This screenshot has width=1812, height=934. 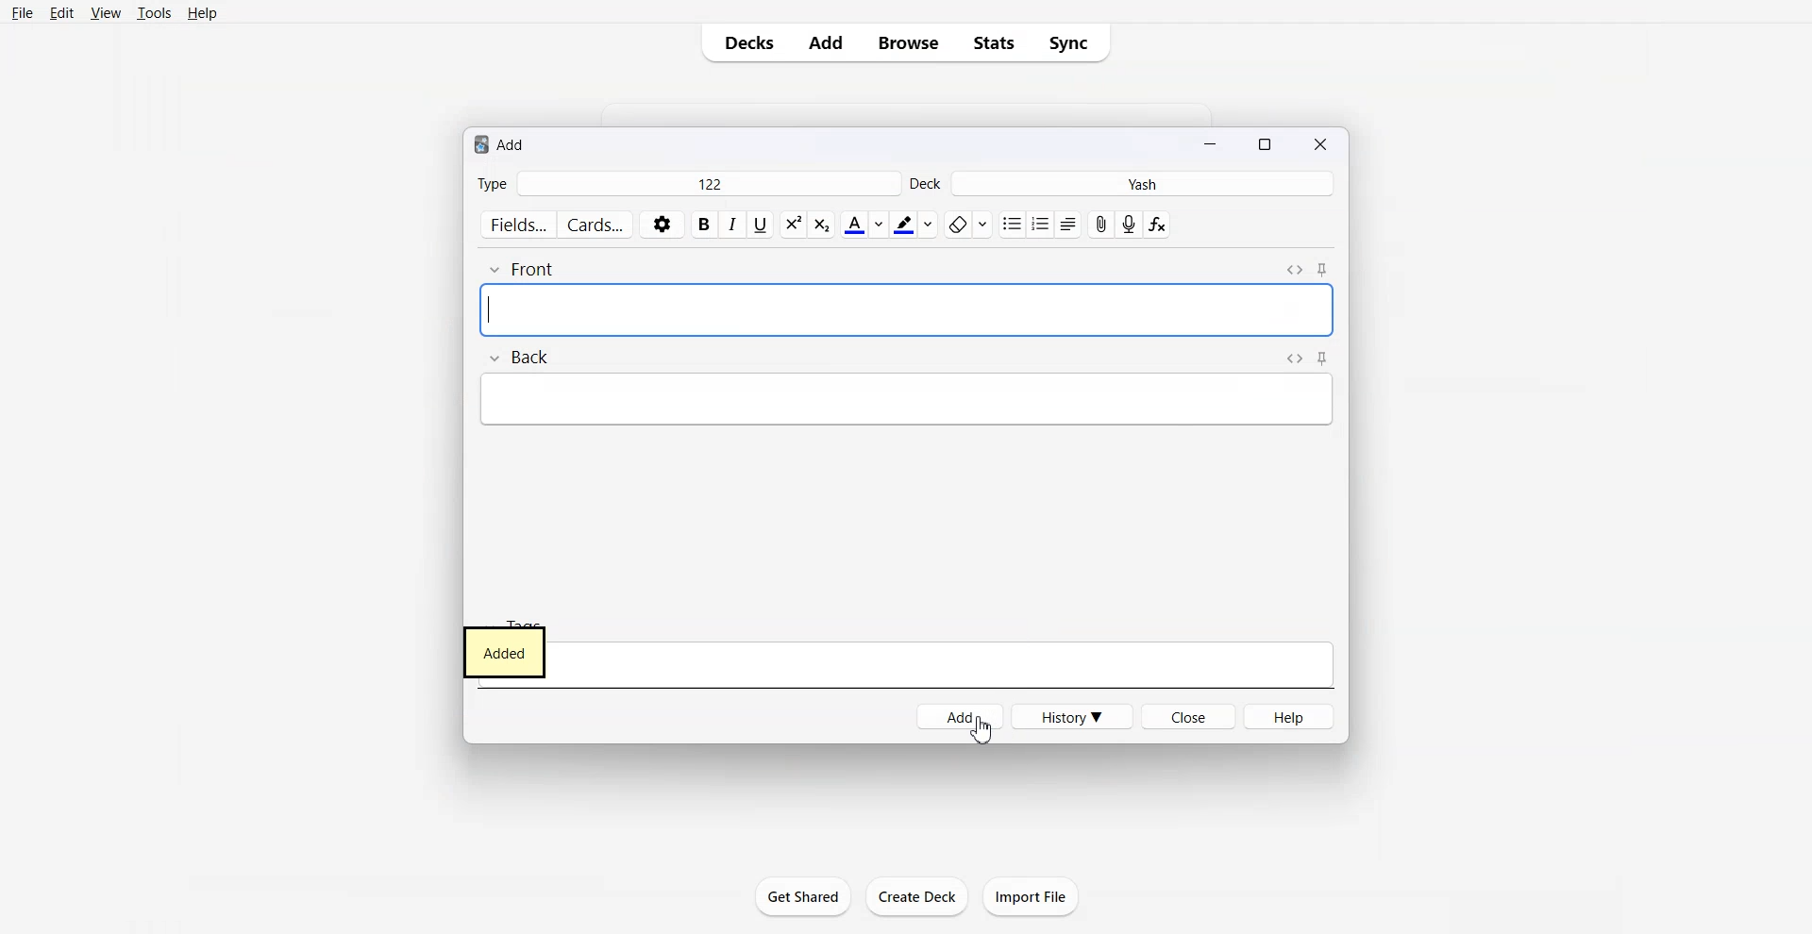 What do you see at coordinates (909, 42) in the screenshot?
I see `Browse` at bounding box center [909, 42].